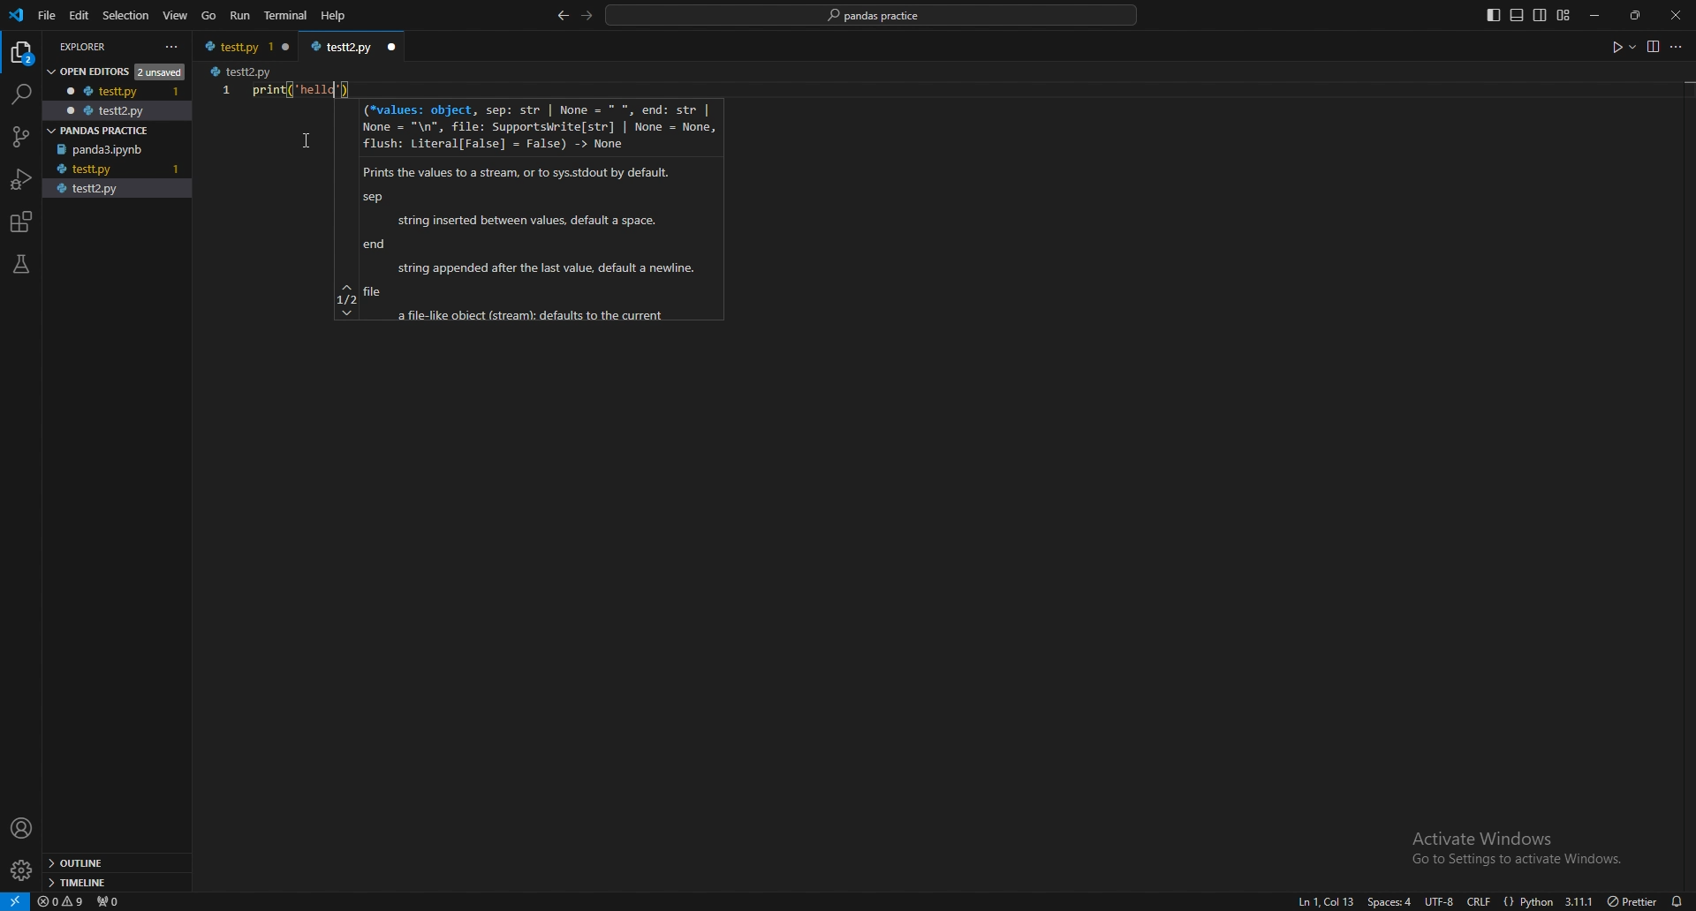  What do you see at coordinates (102, 45) in the screenshot?
I see `explorer` at bounding box center [102, 45].